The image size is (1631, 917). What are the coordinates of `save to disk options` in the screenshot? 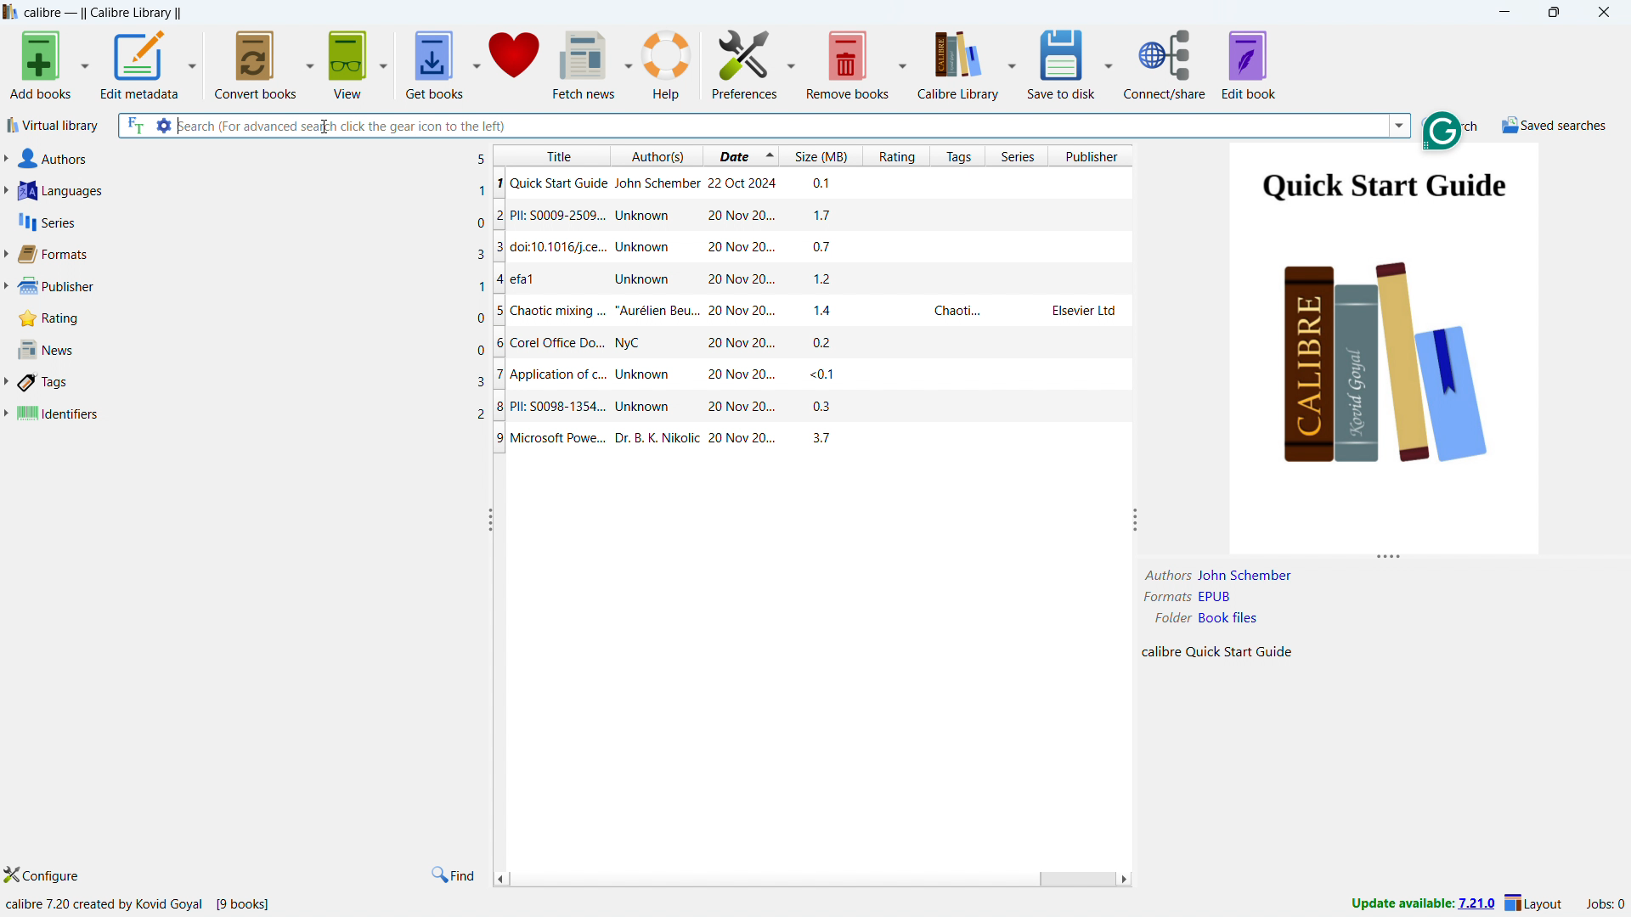 It's located at (1109, 63).